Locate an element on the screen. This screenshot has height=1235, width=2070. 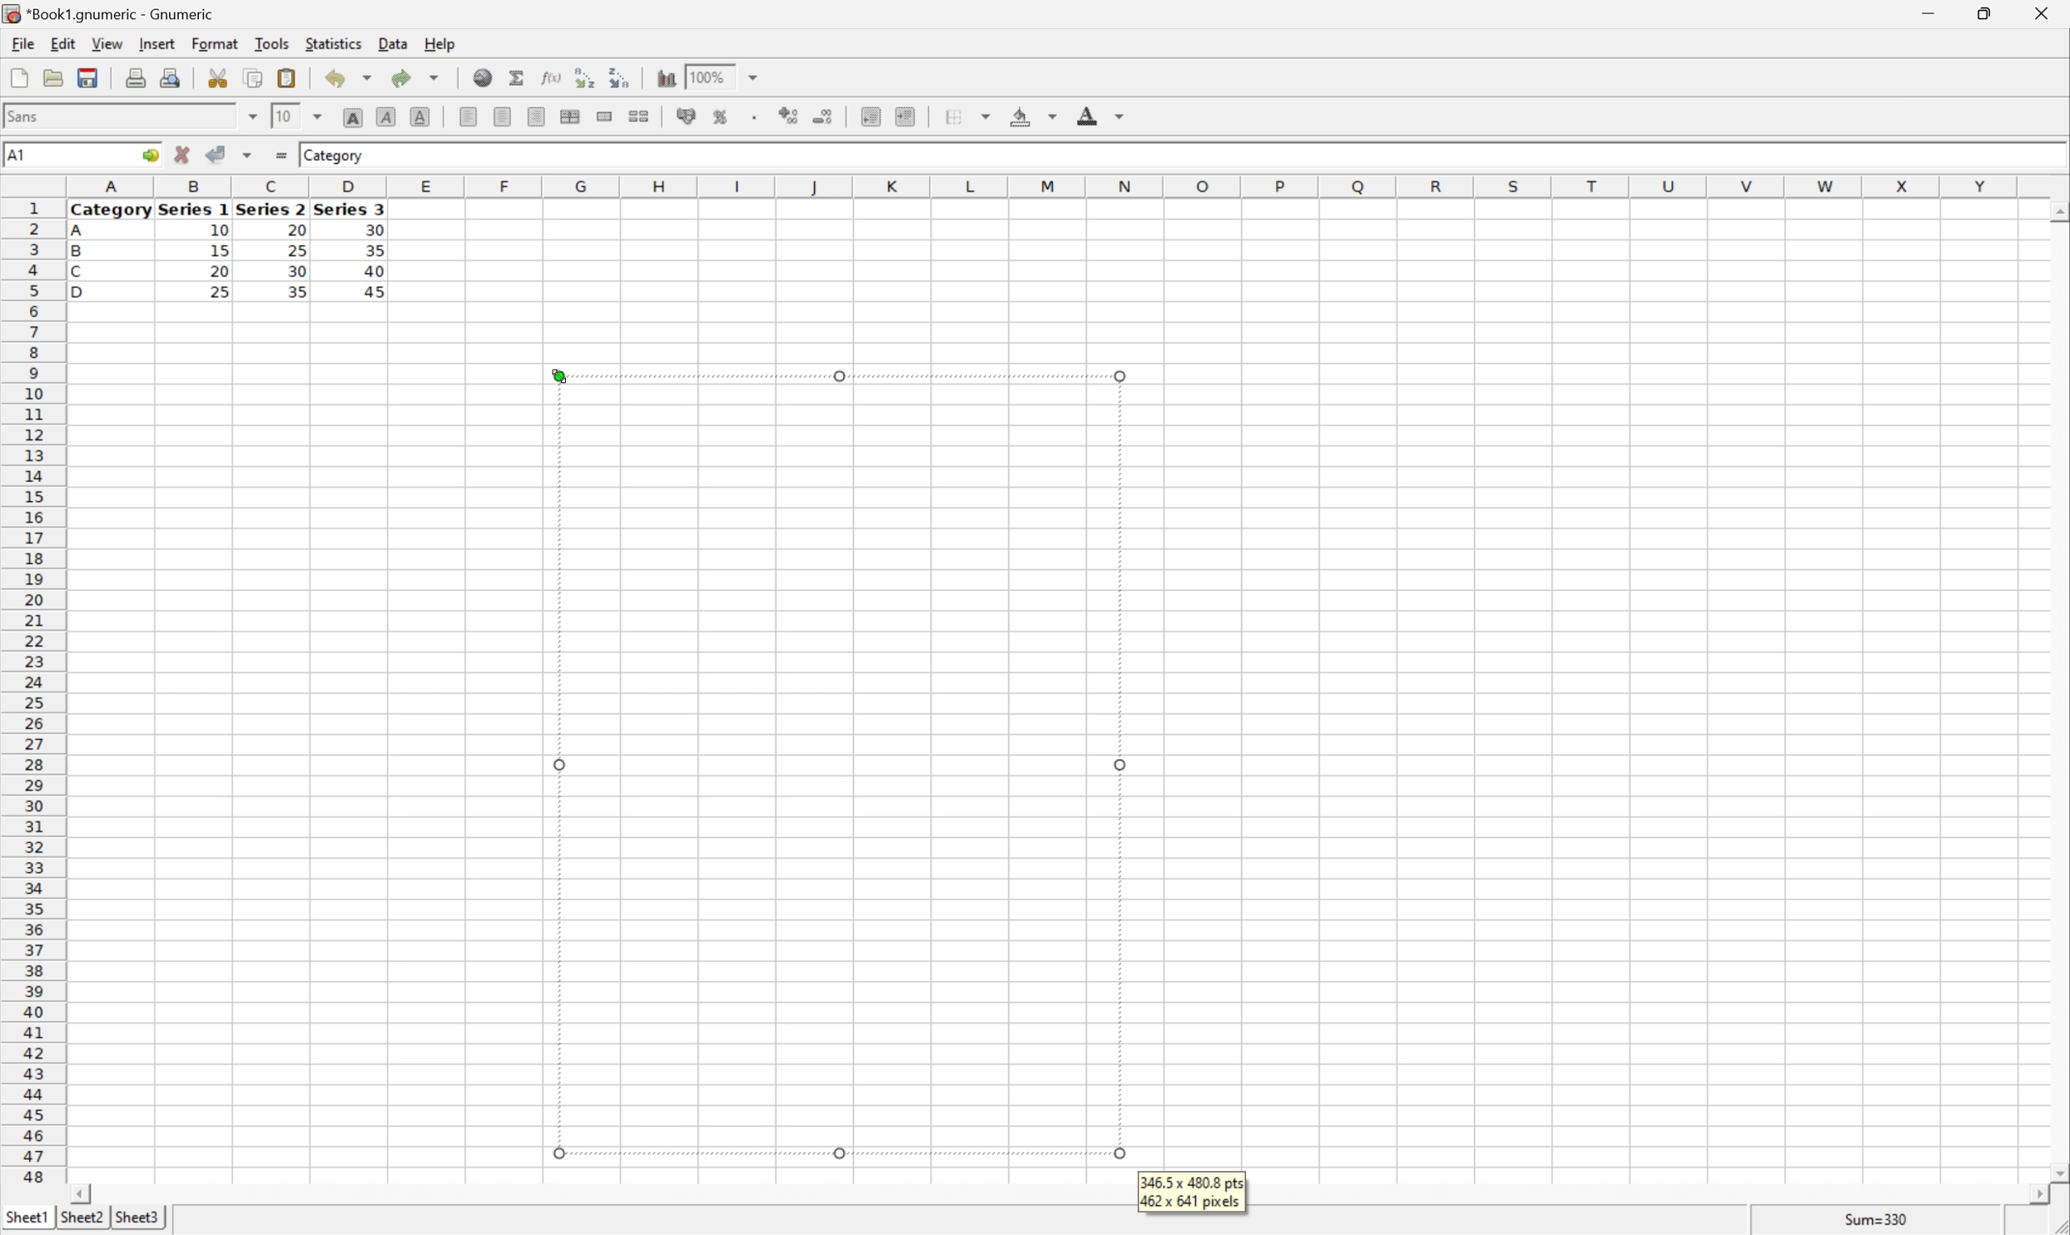
Open a file is located at coordinates (52, 77).